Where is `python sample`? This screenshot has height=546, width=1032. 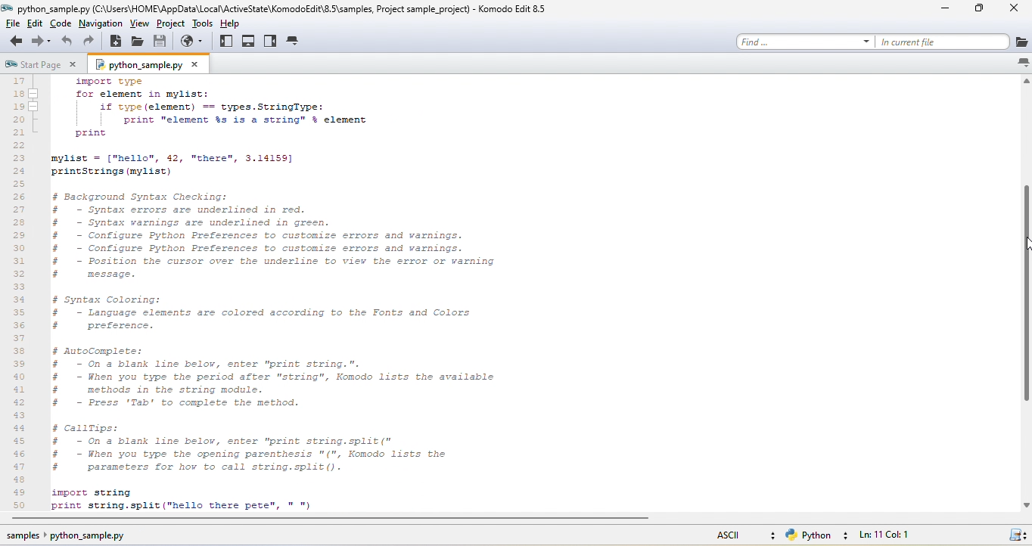 python sample is located at coordinates (151, 64).